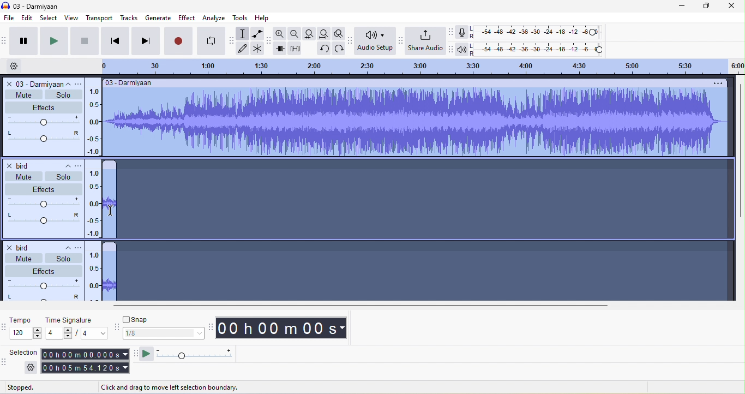  I want to click on open menu, so click(81, 84).